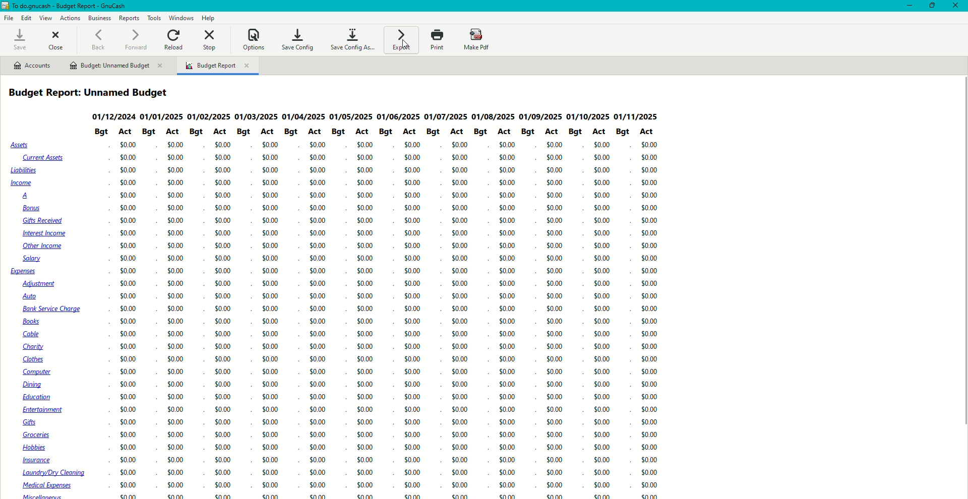 Image resolution: width=968 pixels, height=499 pixels. I want to click on Make PDF, so click(478, 40).